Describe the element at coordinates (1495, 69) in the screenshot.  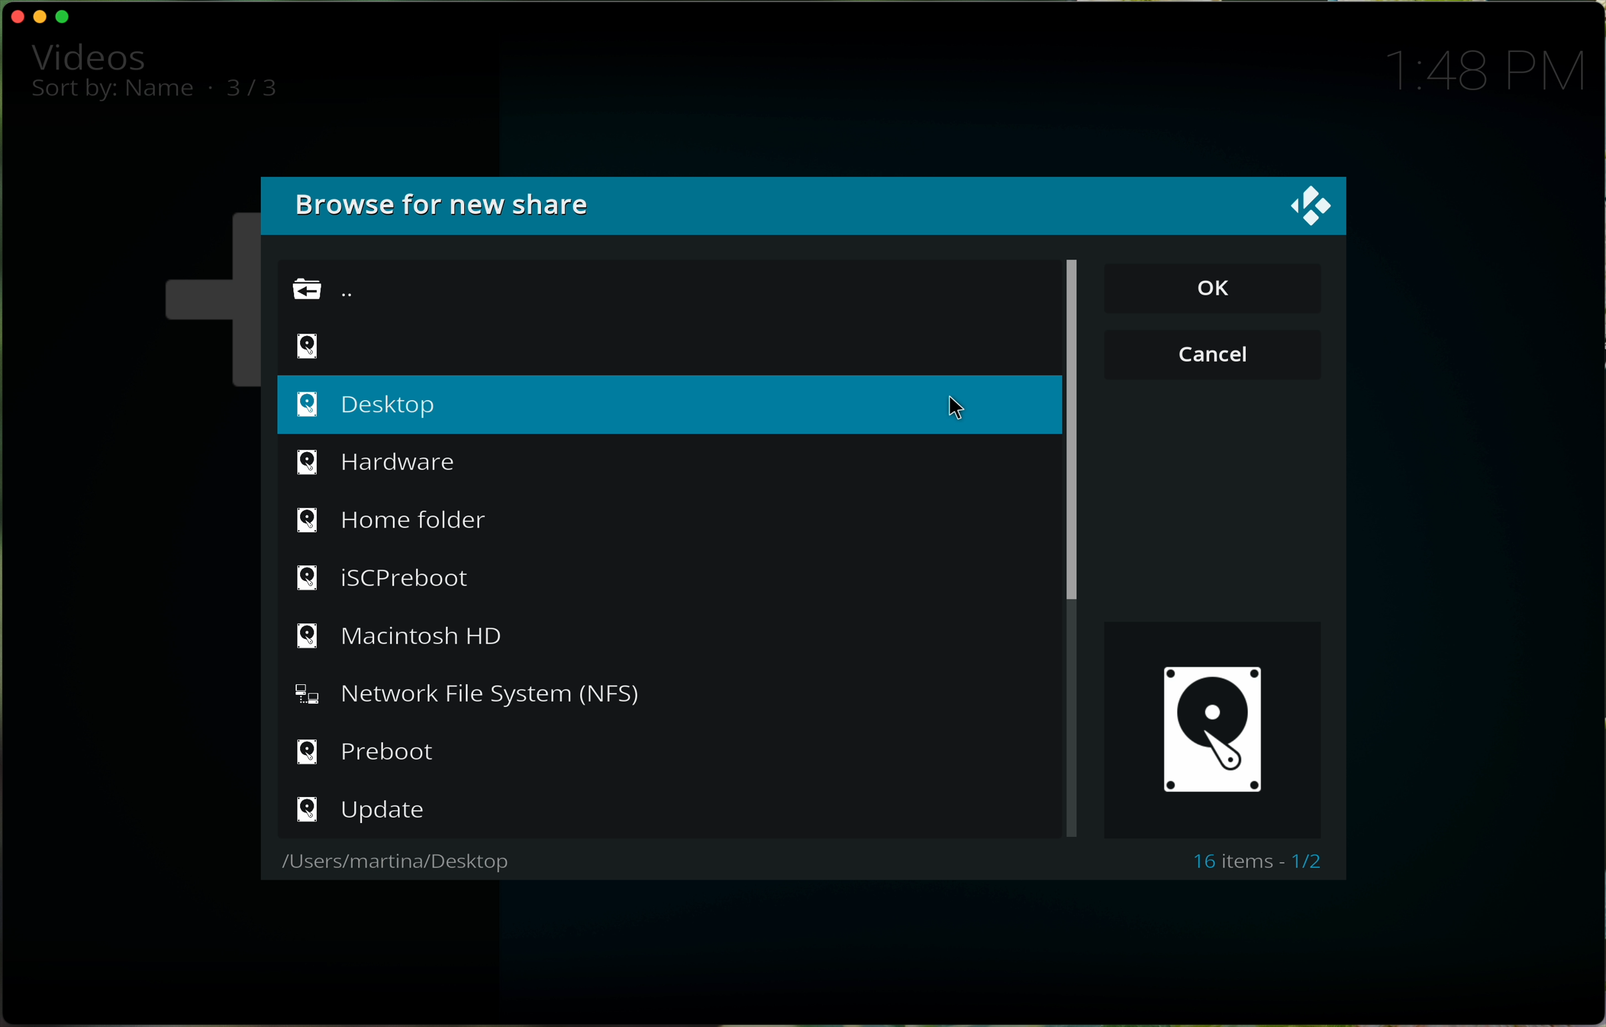
I see `1:48 PM` at that location.